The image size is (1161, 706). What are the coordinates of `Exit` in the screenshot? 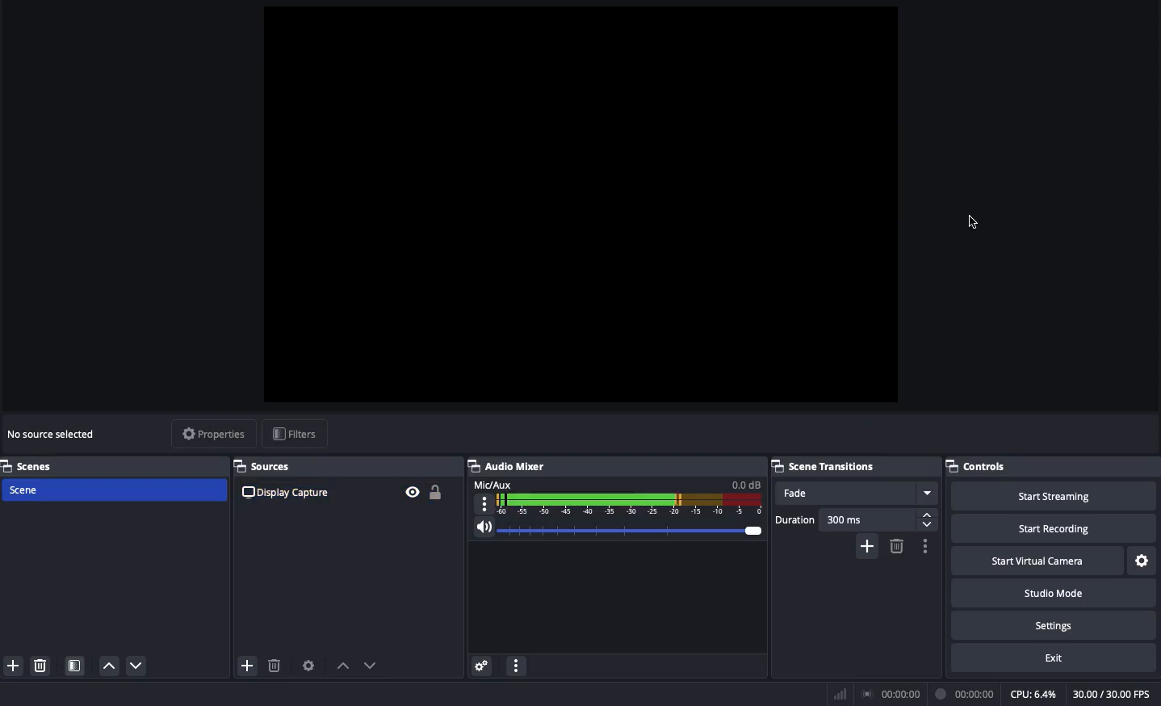 It's located at (1056, 657).